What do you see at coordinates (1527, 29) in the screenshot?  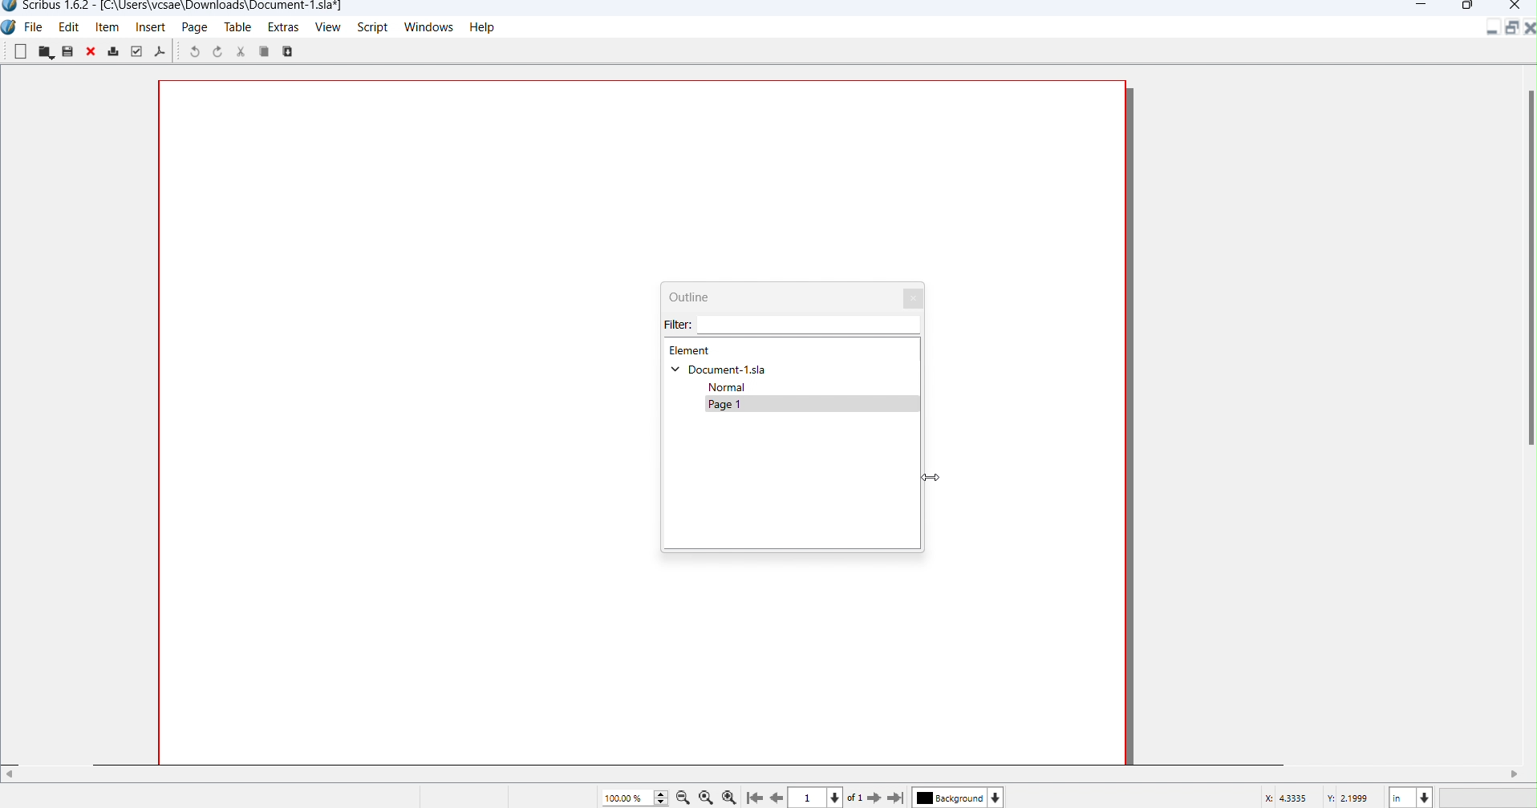 I see `Close` at bounding box center [1527, 29].